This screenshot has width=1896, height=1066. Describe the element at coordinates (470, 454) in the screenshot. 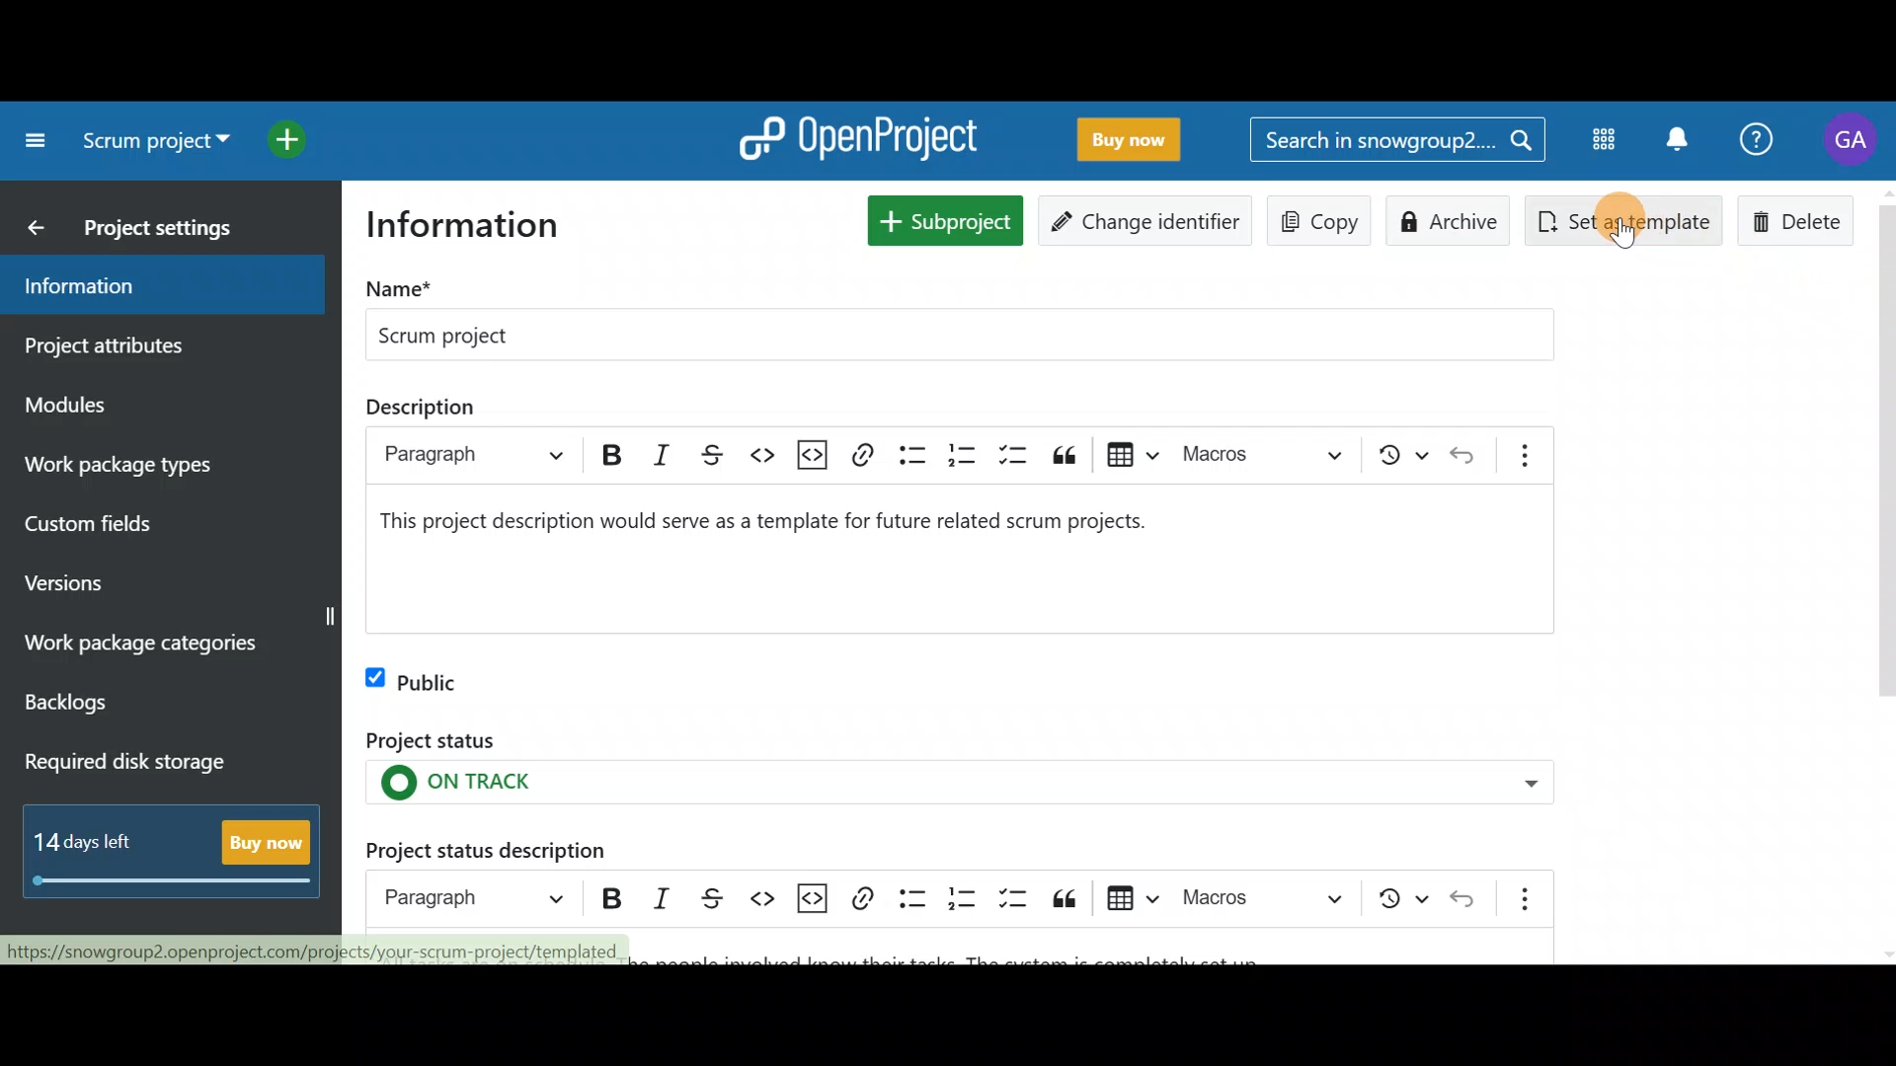

I see `paragraph` at that location.